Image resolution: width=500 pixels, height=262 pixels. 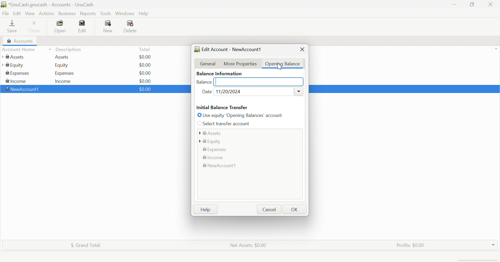 What do you see at coordinates (145, 13) in the screenshot?
I see `Help` at bounding box center [145, 13].